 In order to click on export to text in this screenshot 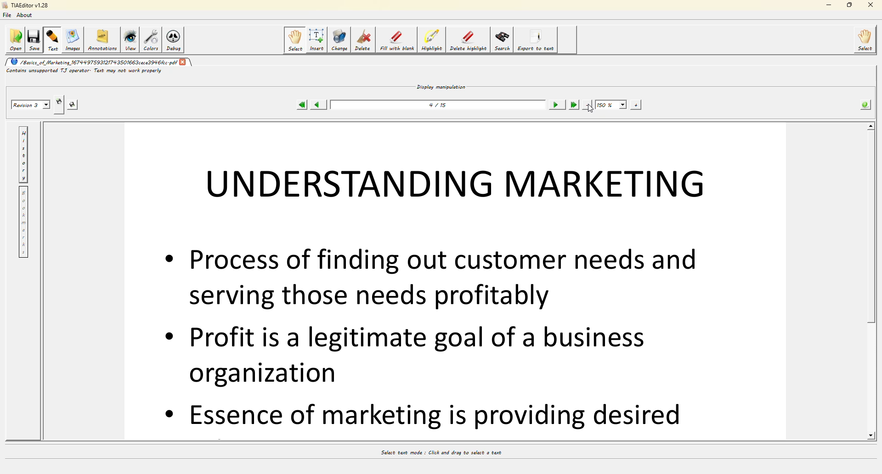, I will do `click(537, 40)`.